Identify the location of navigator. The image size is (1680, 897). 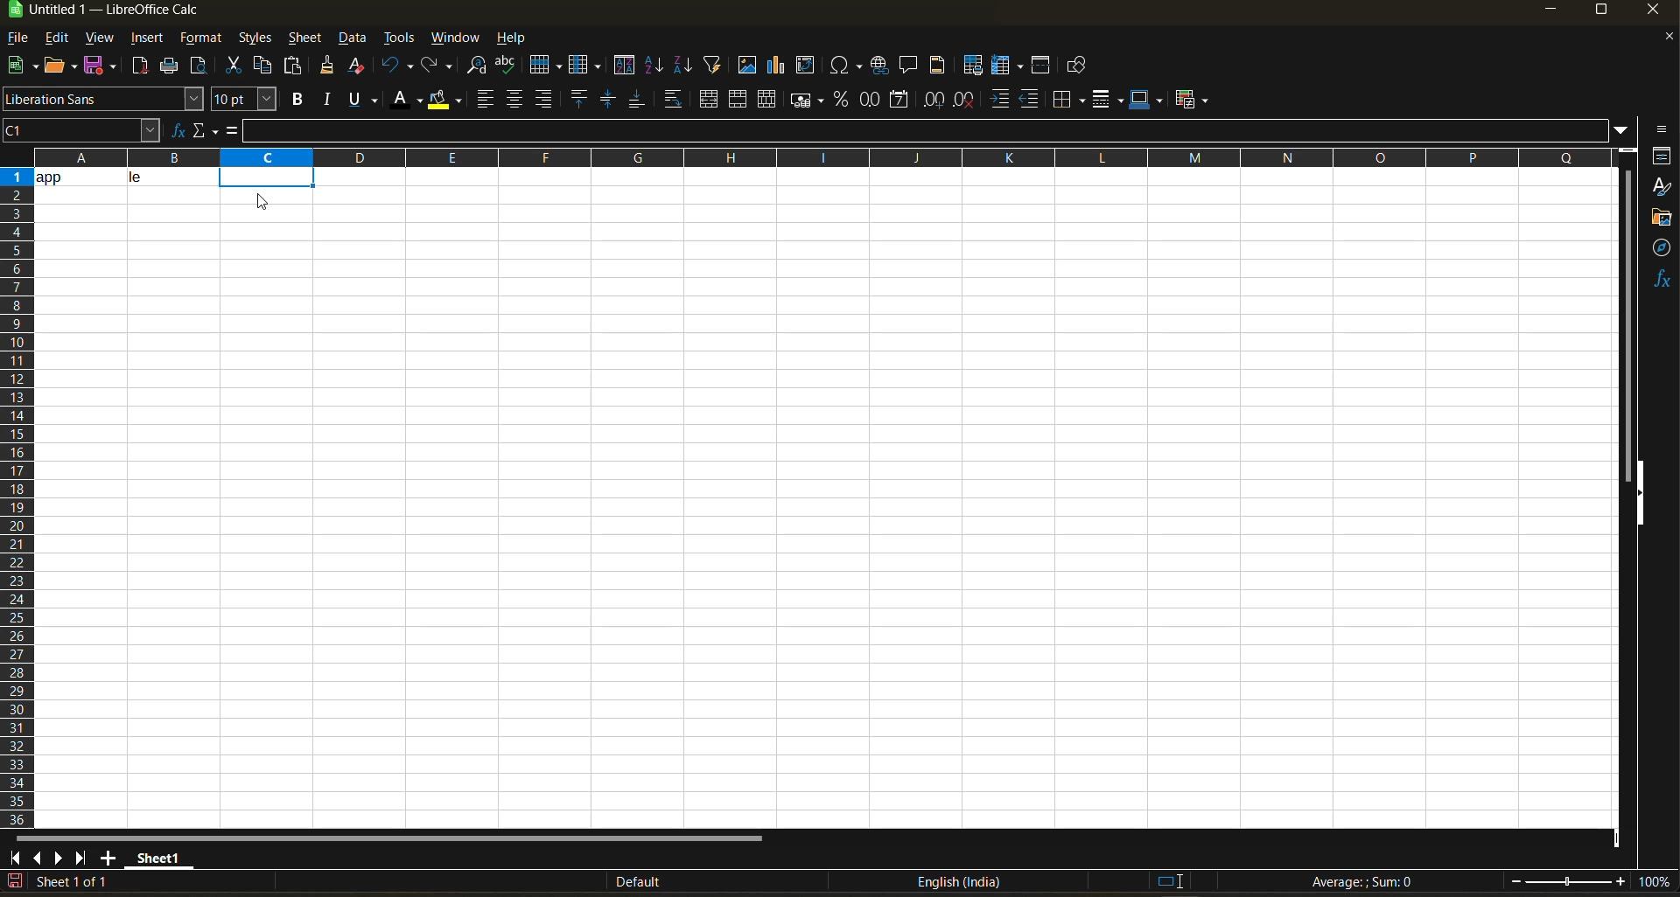
(1662, 247).